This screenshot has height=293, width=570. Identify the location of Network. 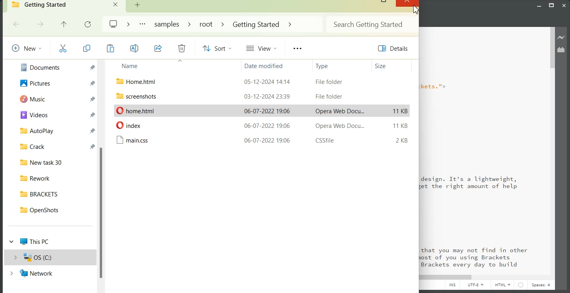
(51, 273).